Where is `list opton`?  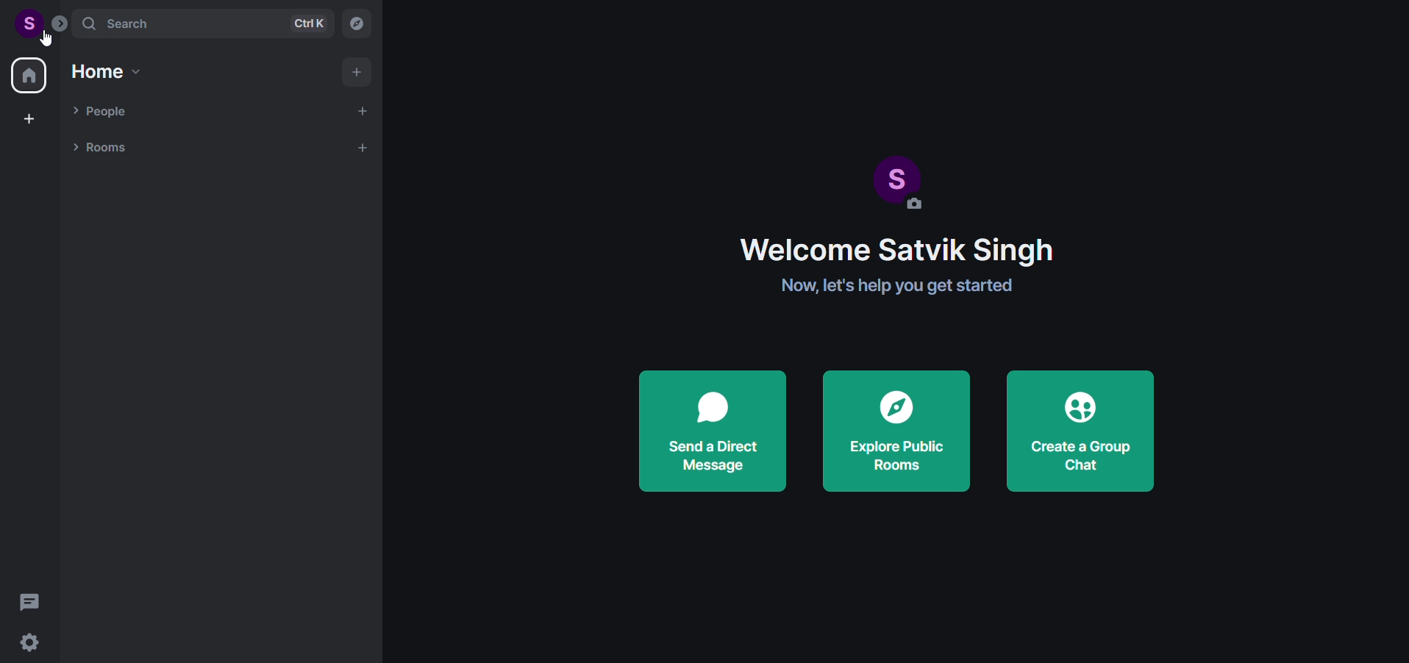
list opton is located at coordinates (366, 147).